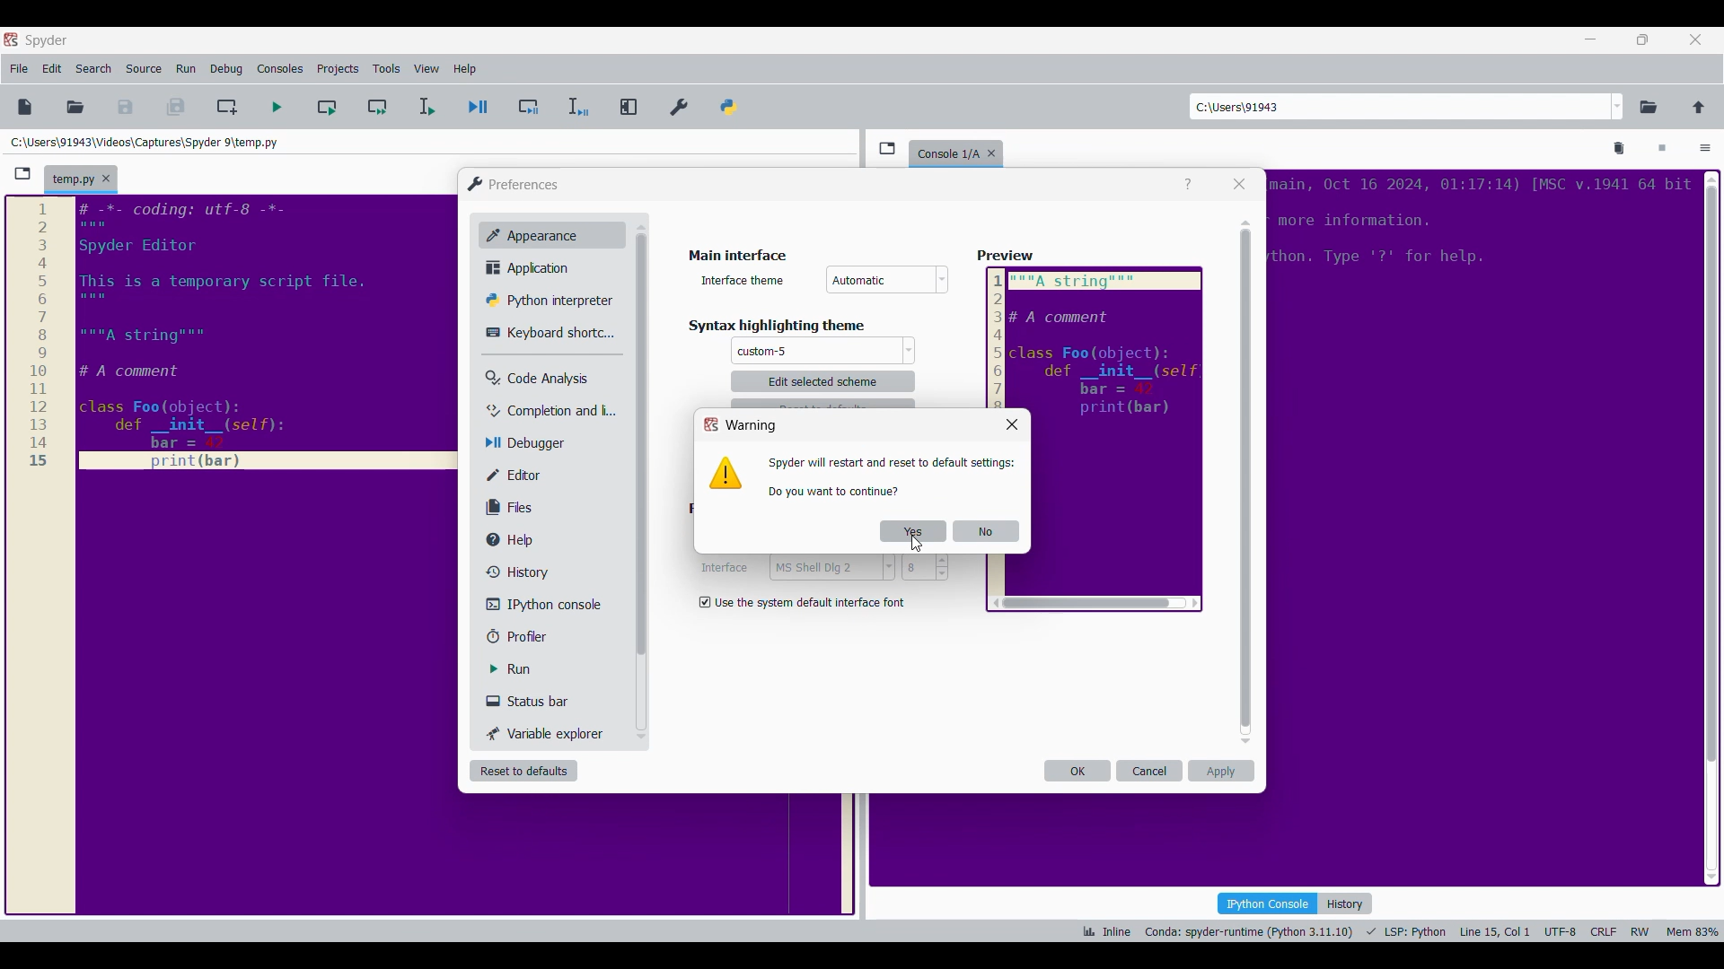 Image resolution: width=1724 pixels, height=969 pixels. Describe the element at coordinates (551, 507) in the screenshot. I see `Files` at that location.